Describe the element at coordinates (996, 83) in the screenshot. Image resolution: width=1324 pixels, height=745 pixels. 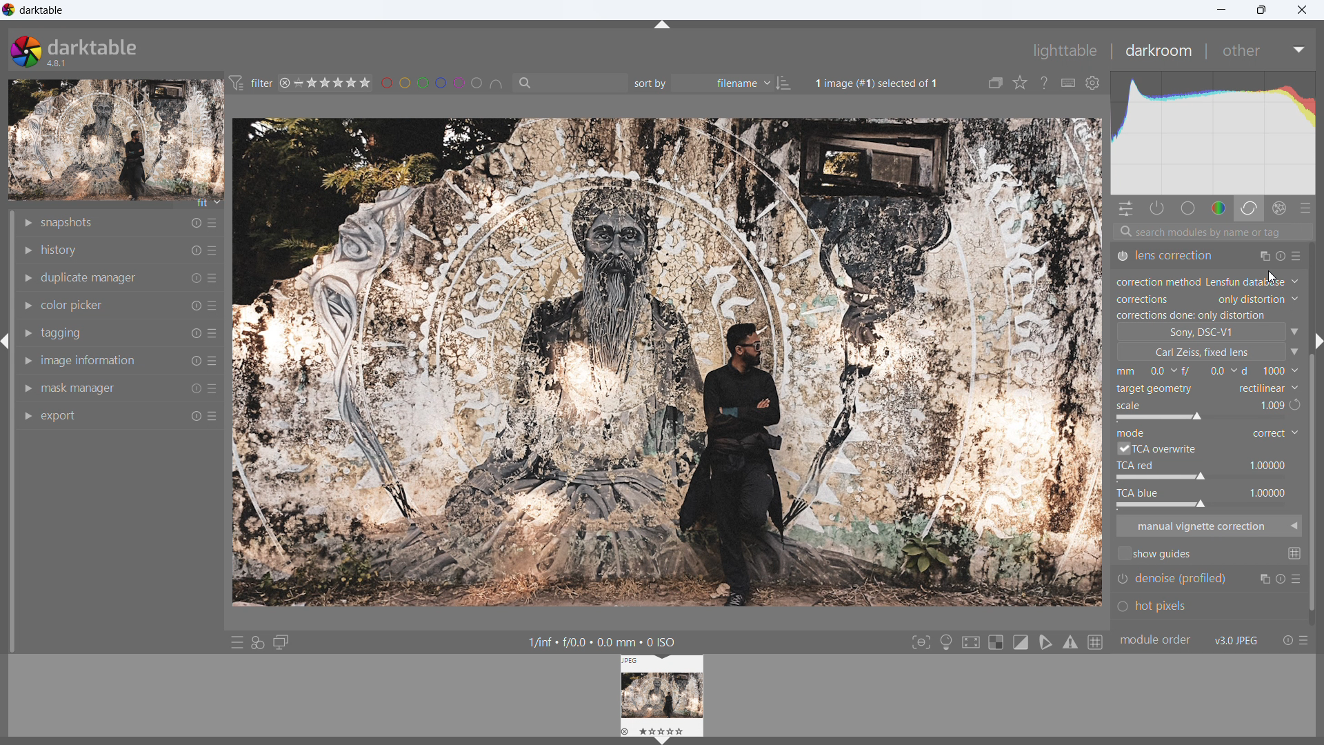
I see `collapse grouped images` at that location.